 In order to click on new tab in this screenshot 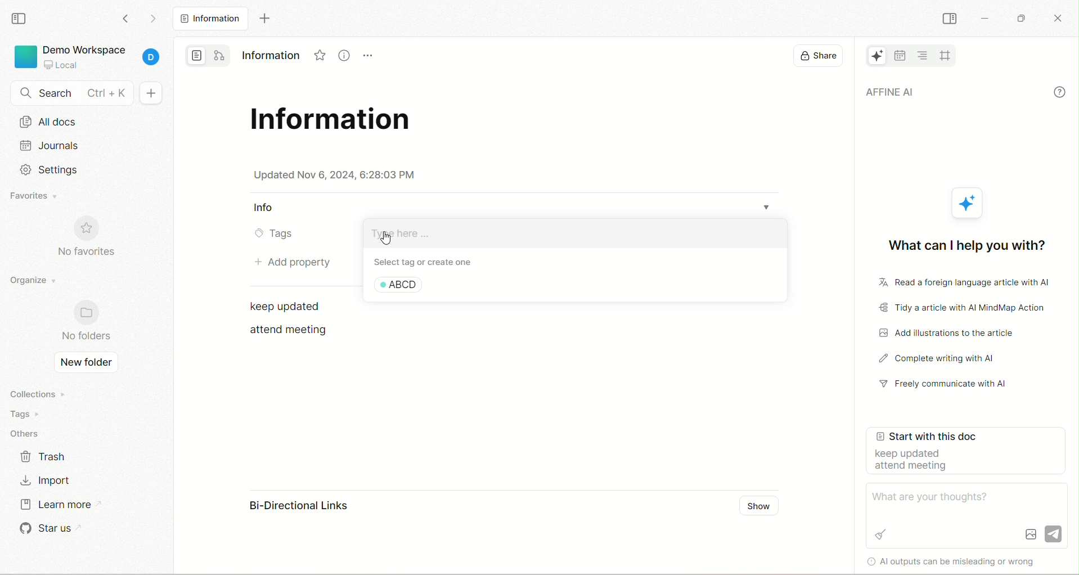, I will do `click(263, 19)`.